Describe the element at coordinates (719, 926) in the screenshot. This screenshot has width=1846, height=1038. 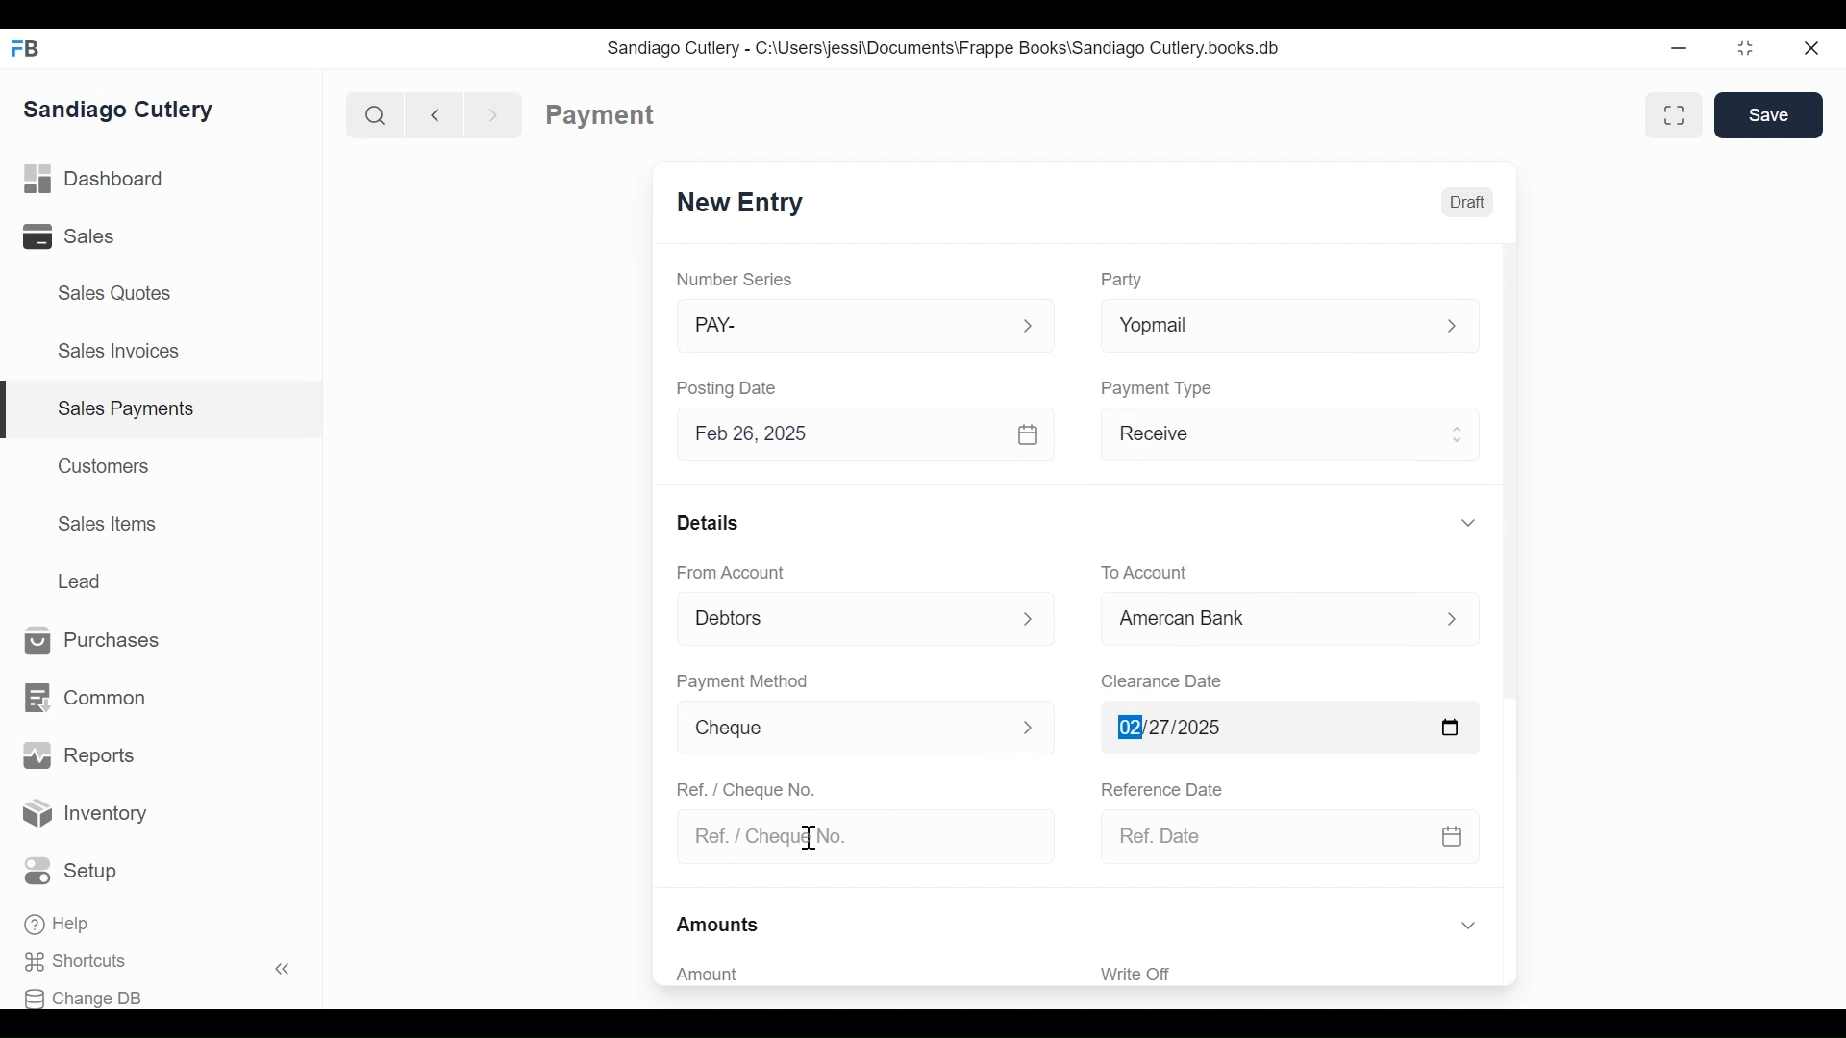
I see `Amounts` at that location.